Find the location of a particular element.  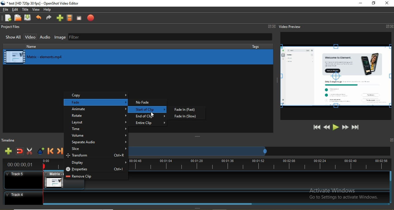

Vertical Scroll bar  is located at coordinates (391, 188).